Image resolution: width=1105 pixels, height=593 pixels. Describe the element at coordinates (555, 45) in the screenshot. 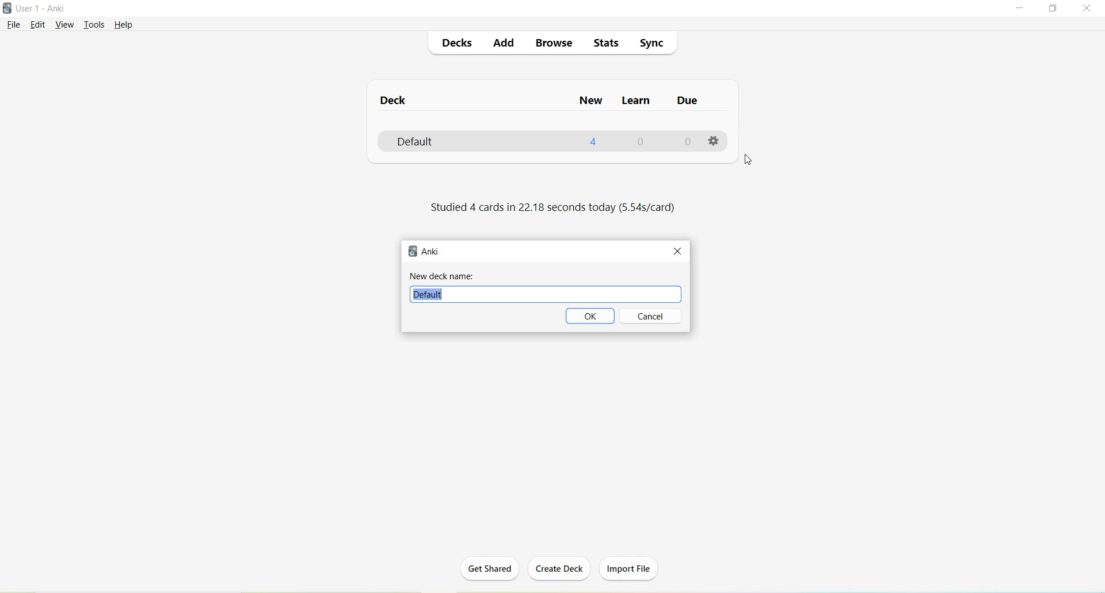

I see `Browse` at that location.